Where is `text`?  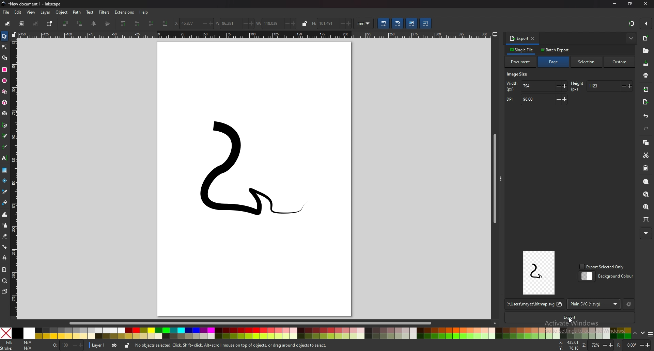 text is located at coordinates (5, 158).